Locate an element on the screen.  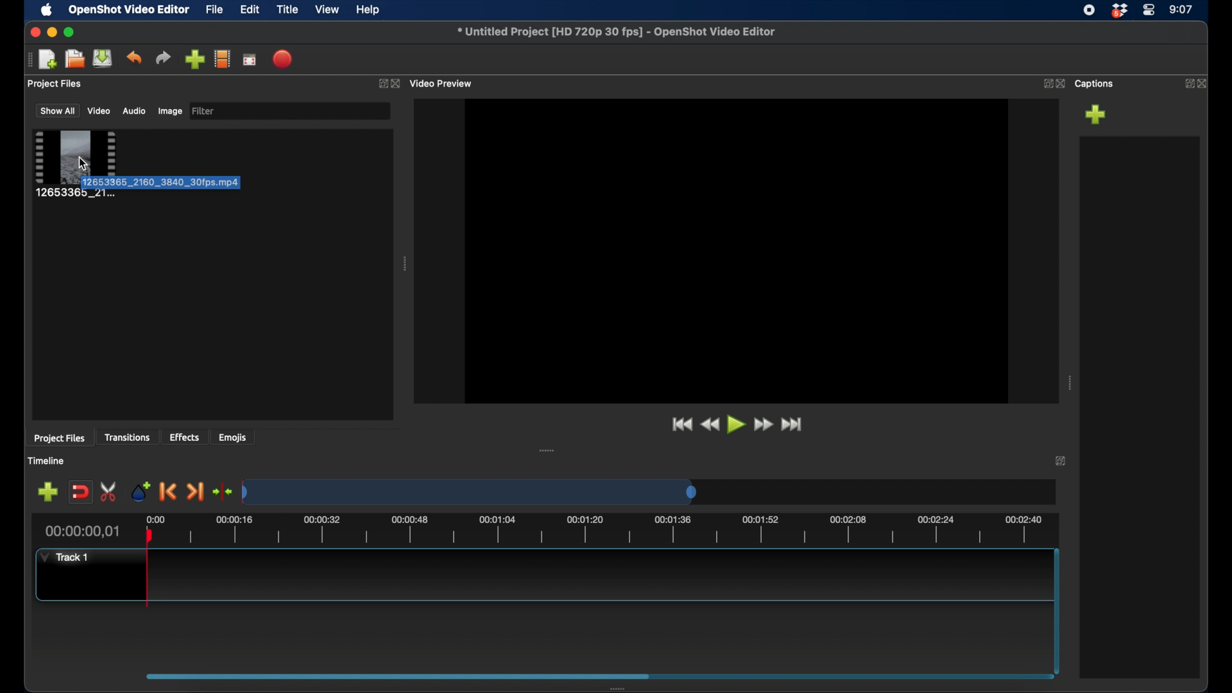
explore profiles is located at coordinates (223, 59).